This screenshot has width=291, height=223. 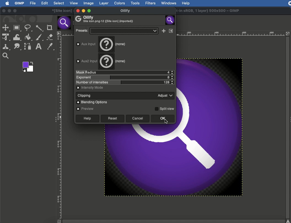 I want to click on GIMP project, so click(x=209, y=10).